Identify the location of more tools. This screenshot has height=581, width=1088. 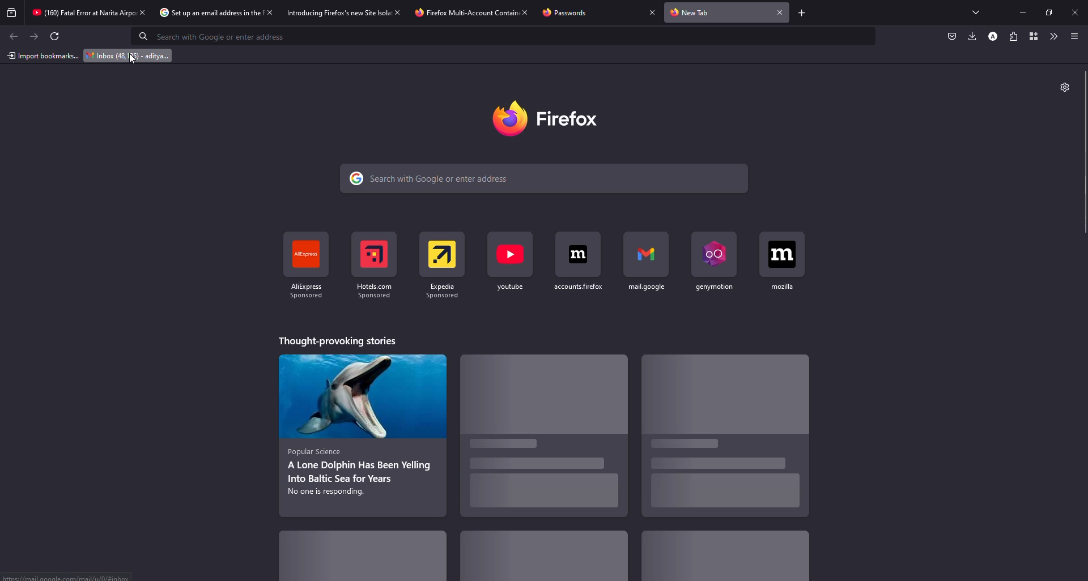
(1052, 35).